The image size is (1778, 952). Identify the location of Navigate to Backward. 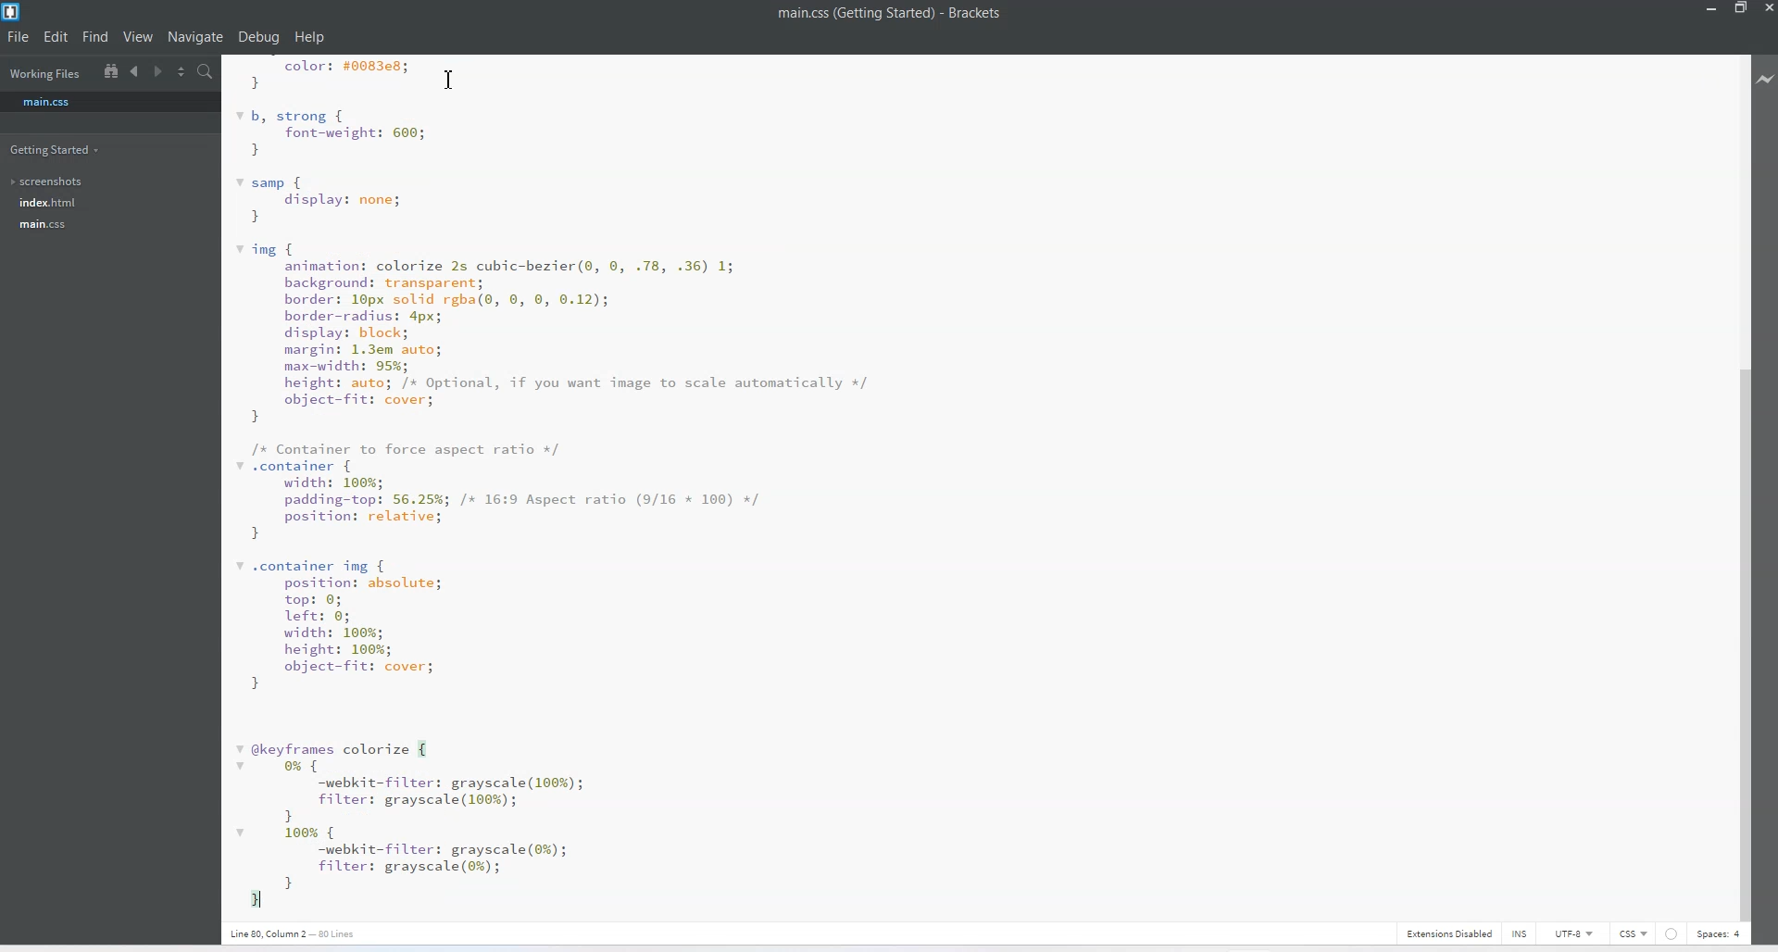
(136, 71).